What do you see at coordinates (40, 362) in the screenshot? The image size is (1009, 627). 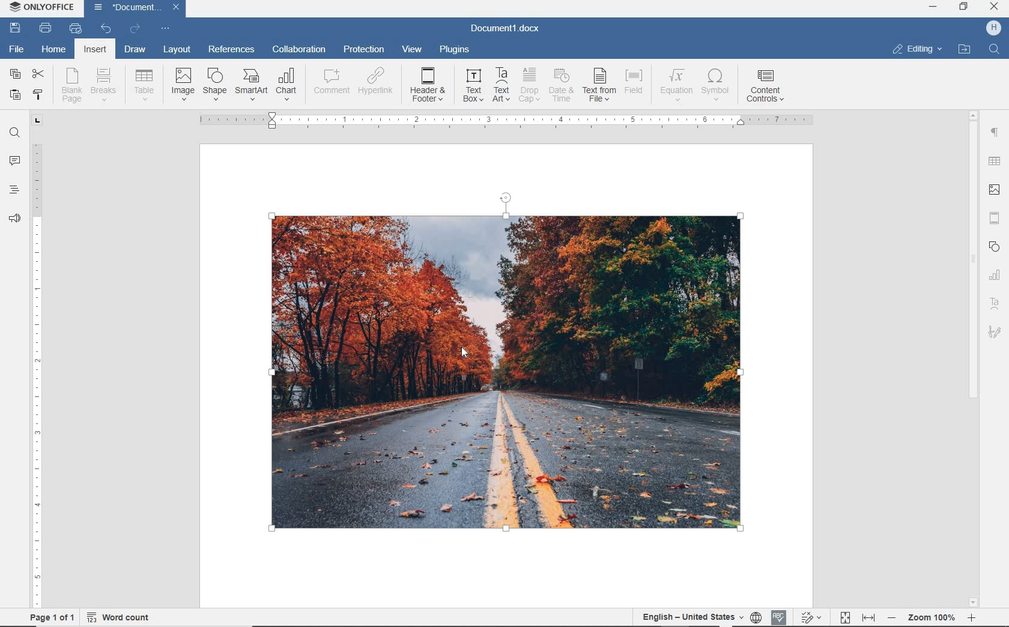 I see `ruler` at bounding box center [40, 362].